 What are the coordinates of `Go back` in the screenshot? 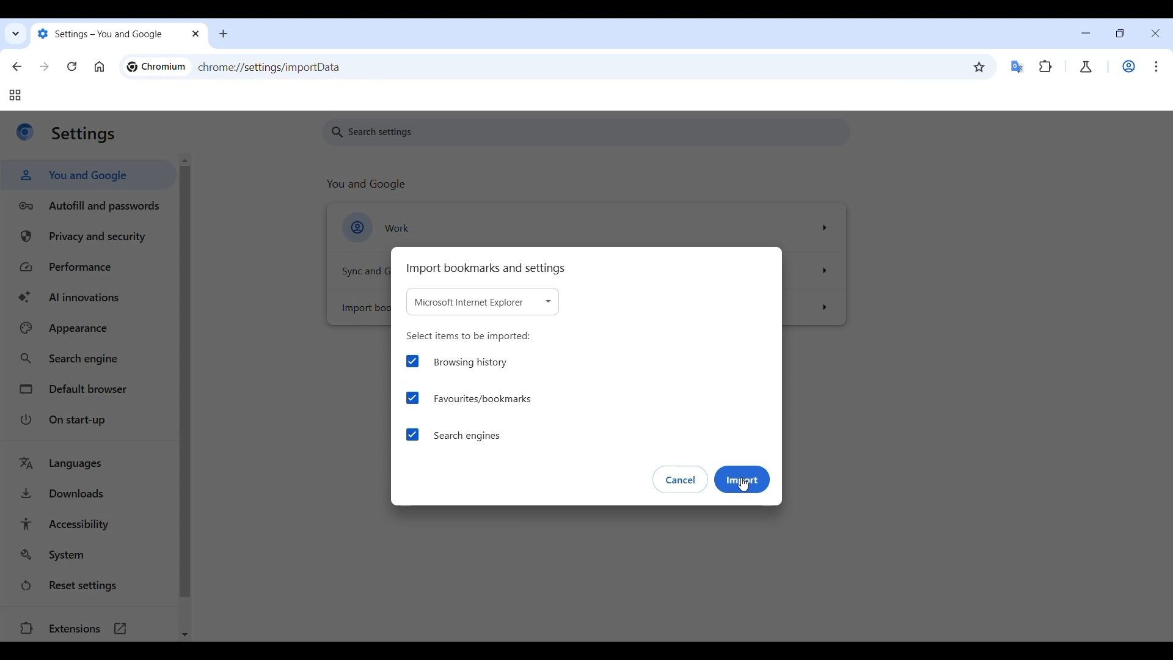 It's located at (17, 67).